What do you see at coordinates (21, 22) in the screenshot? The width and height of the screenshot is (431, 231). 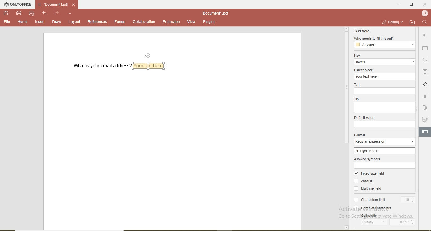 I see `home` at bounding box center [21, 22].